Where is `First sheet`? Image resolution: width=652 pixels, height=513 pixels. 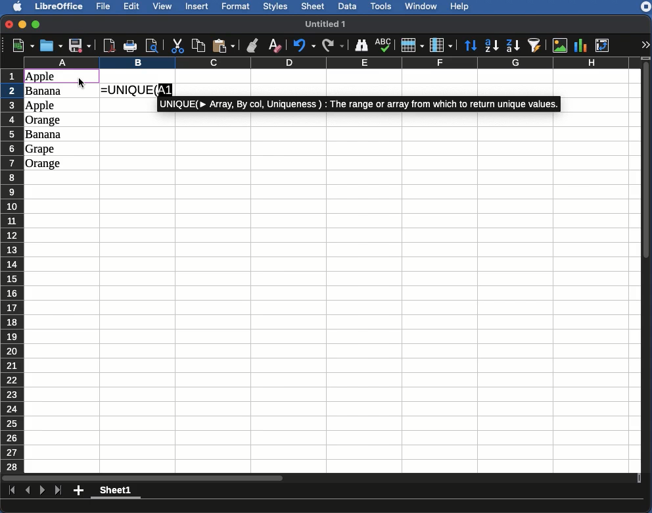
First sheet is located at coordinates (10, 491).